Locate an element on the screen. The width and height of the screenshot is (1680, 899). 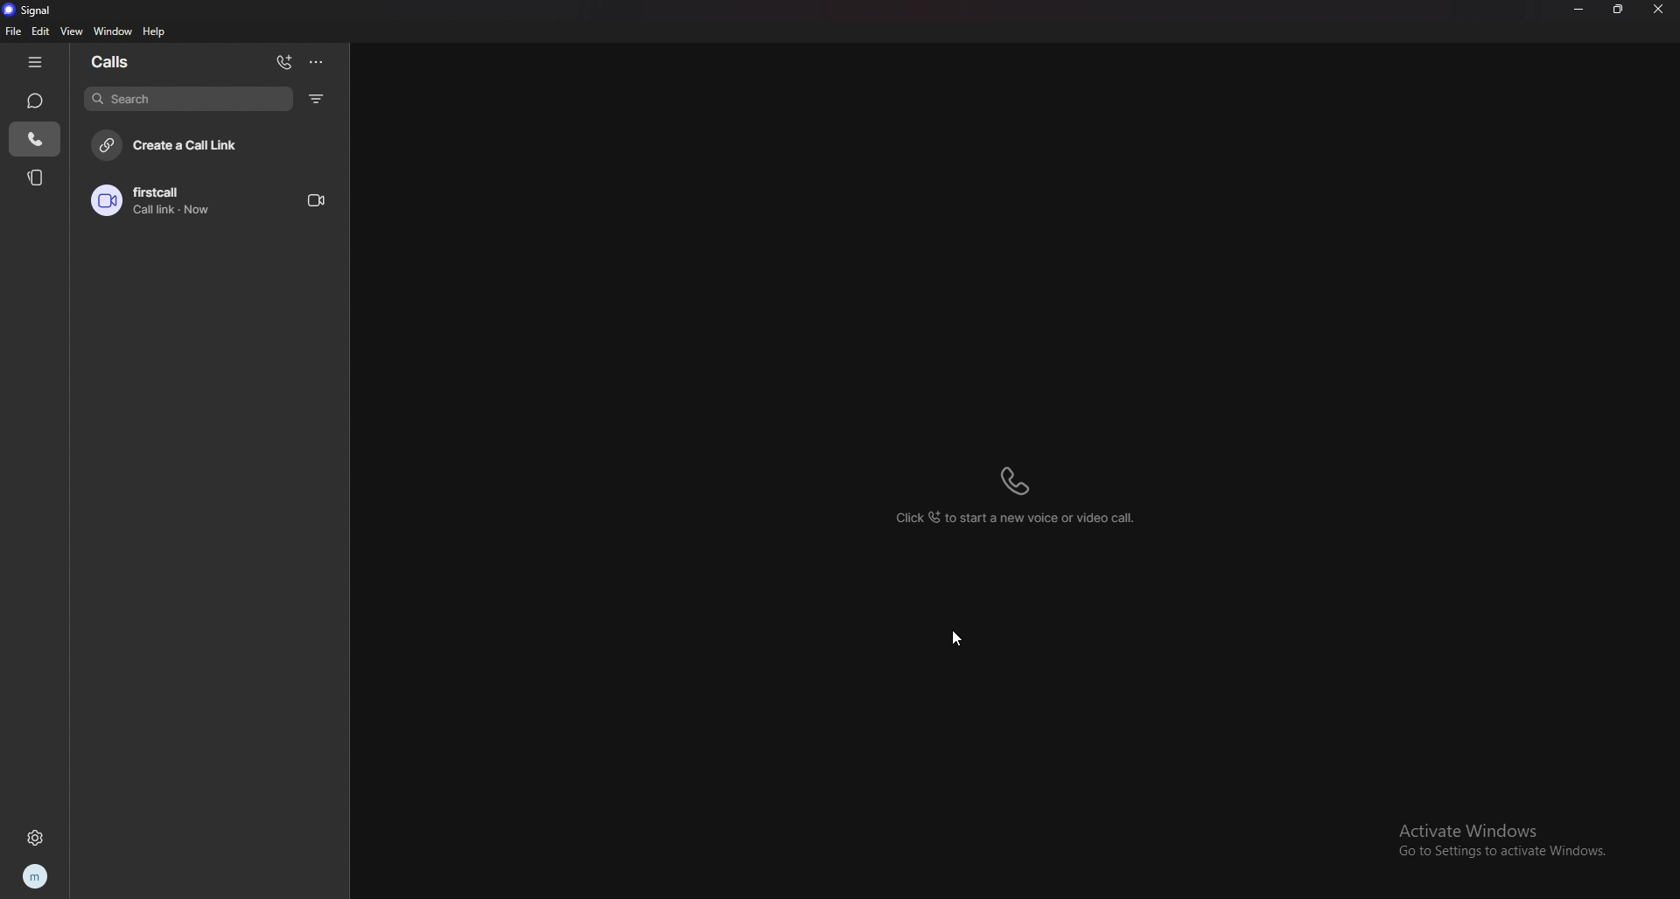
cursor is located at coordinates (956, 638).